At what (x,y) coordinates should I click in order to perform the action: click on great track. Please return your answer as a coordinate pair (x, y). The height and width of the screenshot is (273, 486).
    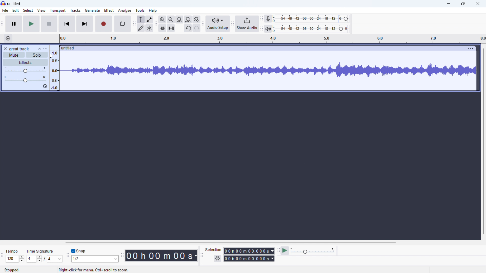
    Looking at the image, I should click on (20, 49).